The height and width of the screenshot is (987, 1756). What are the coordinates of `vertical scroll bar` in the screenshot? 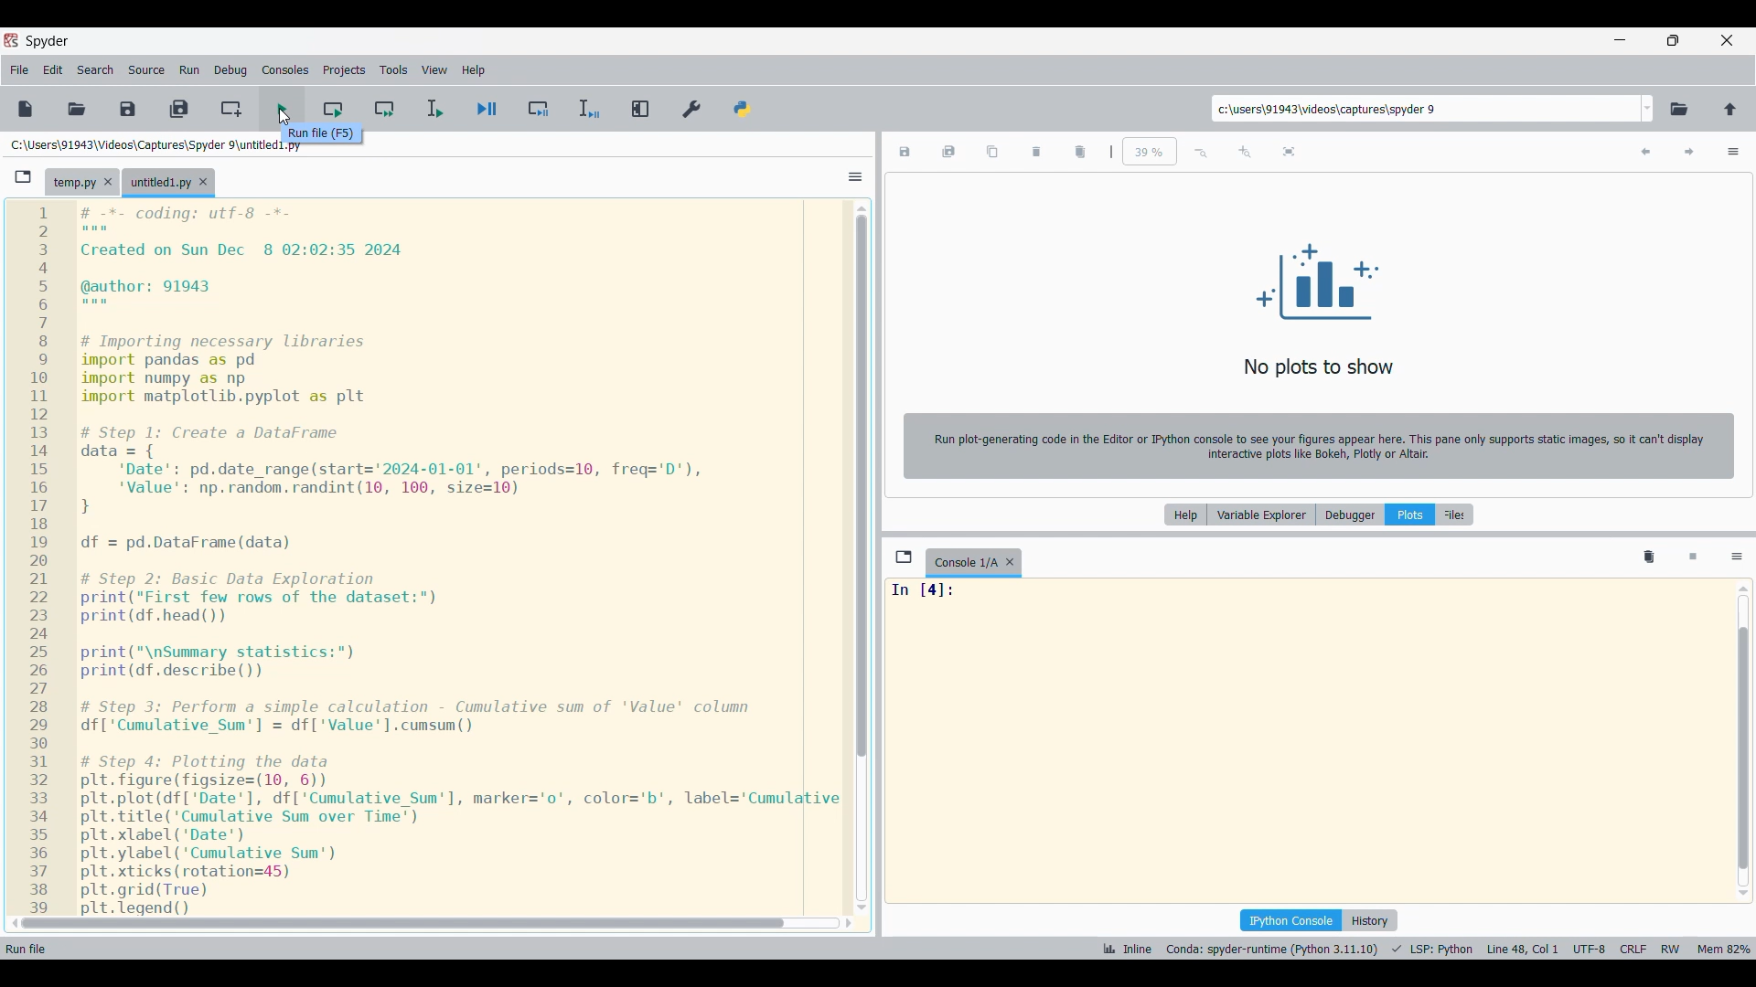 It's located at (1745, 741).